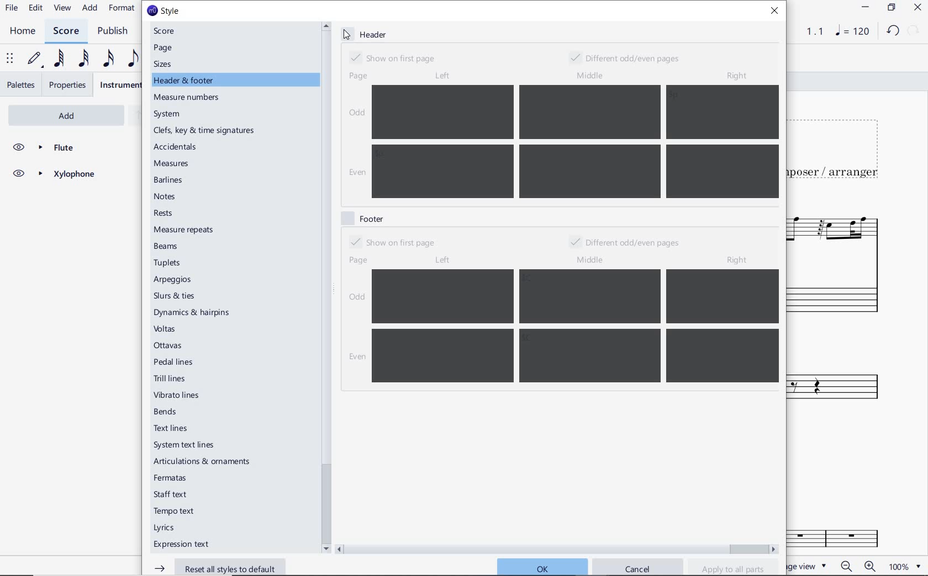 Image resolution: width=928 pixels, height=576 pixels. I want to click on left, so click(441, 76).